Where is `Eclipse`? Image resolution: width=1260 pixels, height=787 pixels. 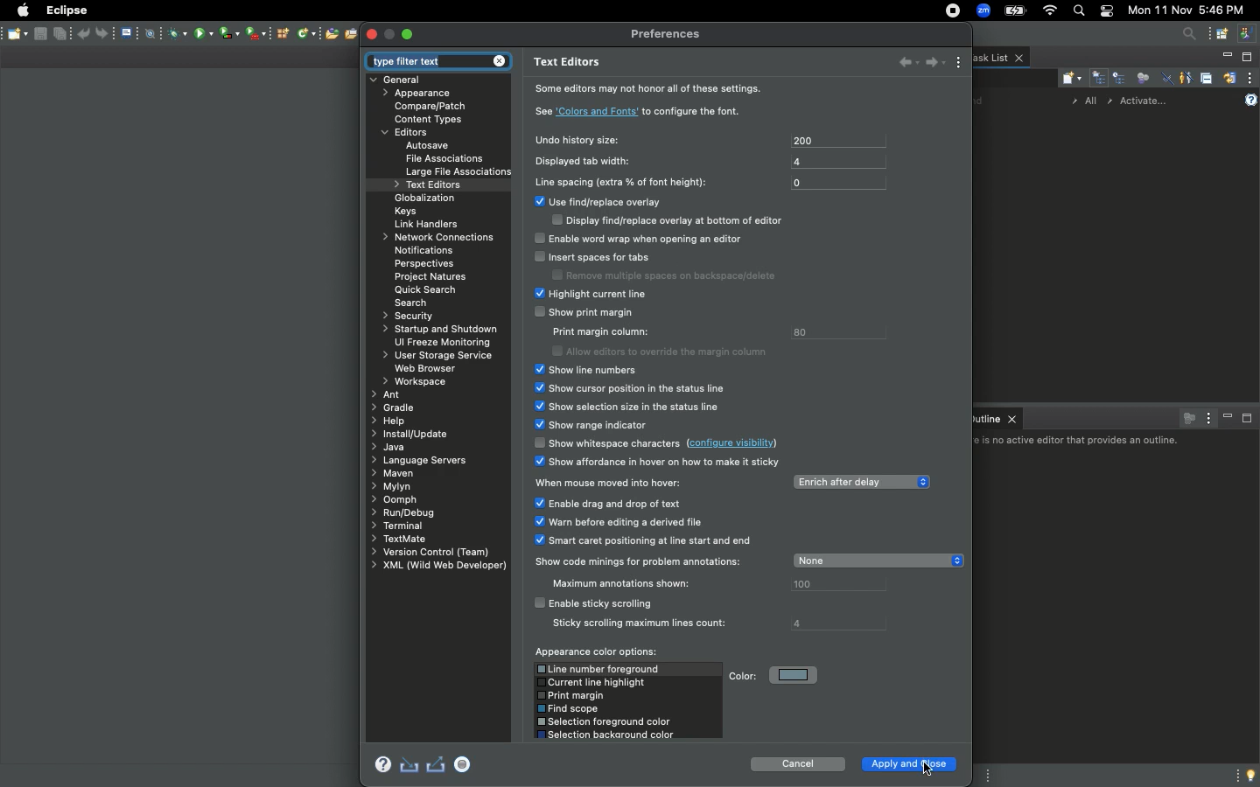 Eclipse is located at coordinates (65, 10).